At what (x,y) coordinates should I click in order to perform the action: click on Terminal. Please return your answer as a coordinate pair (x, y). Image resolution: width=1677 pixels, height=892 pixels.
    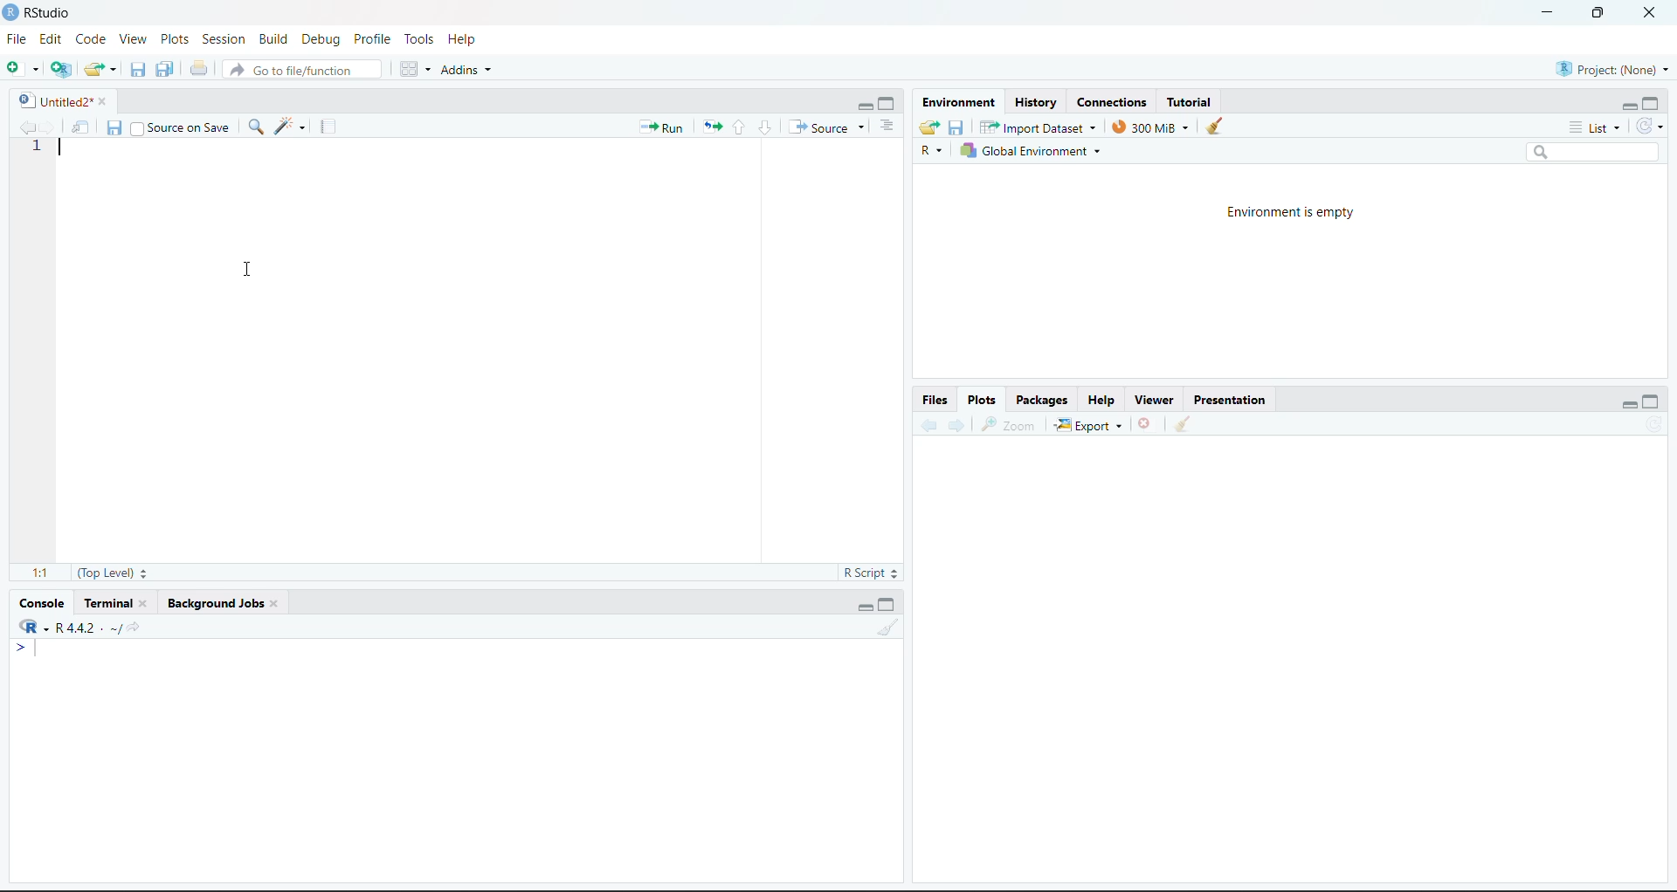
    Looking at the image, I should click on (114, 604).